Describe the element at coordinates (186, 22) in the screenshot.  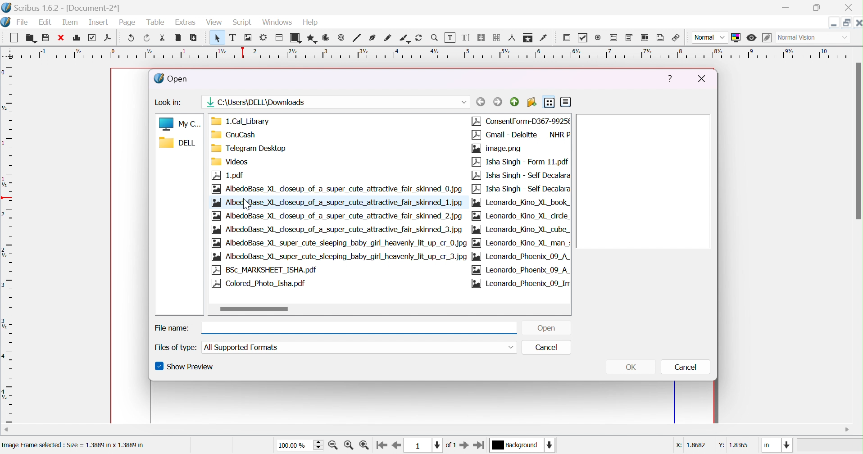
I see `extras` at that location.